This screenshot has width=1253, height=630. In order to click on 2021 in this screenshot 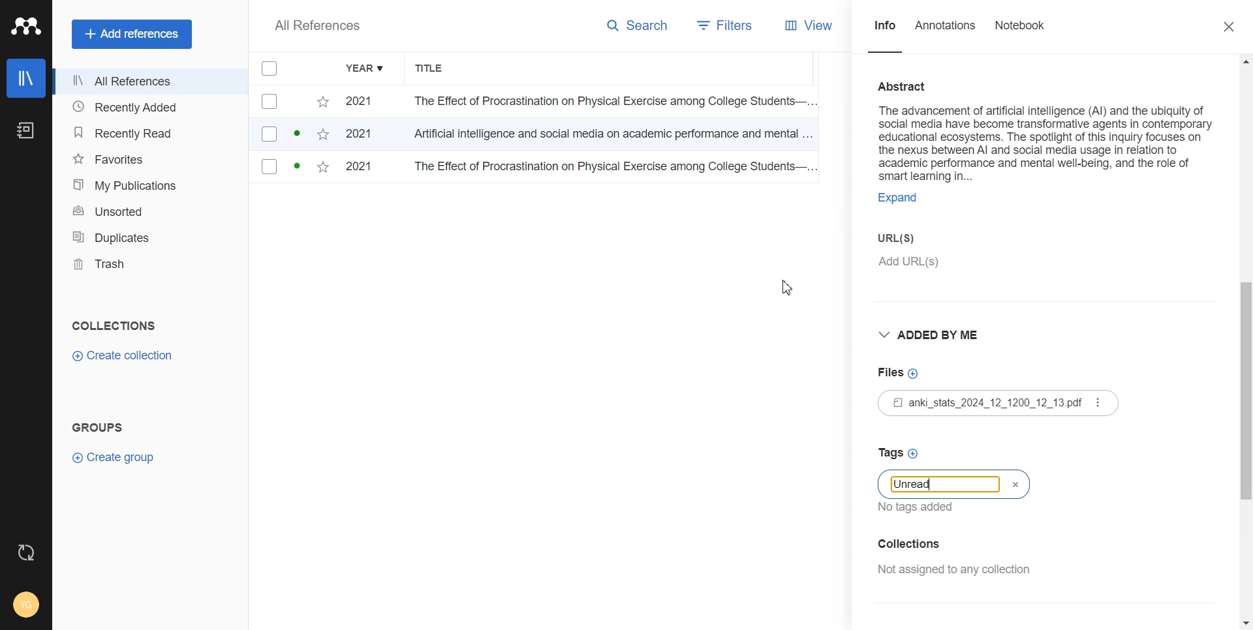, I will do `click(364, 136)`.